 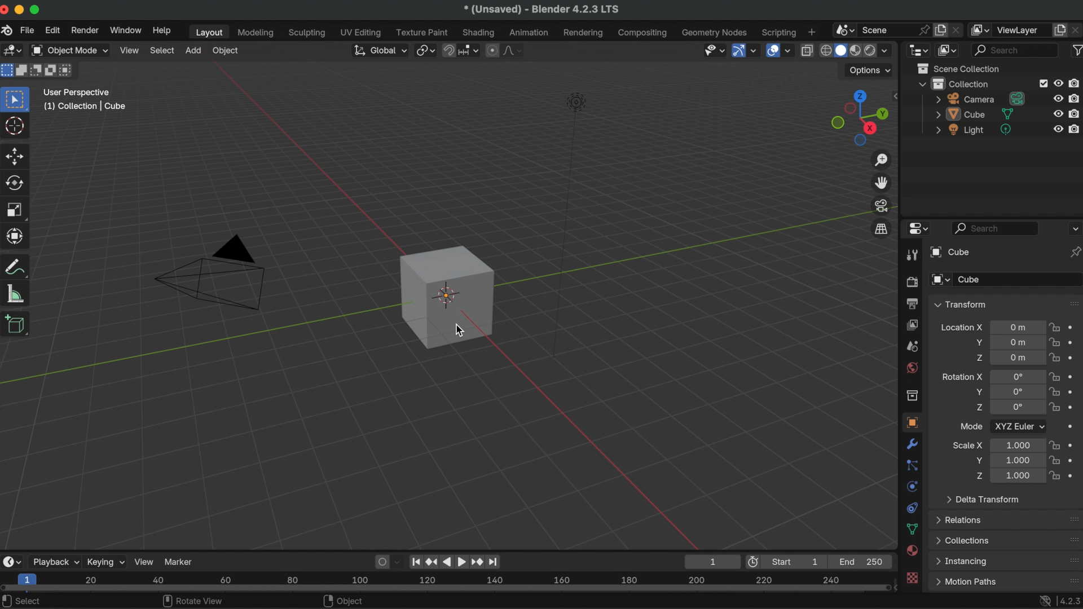 What do you see at coordinates (459, 330) in the screenshot?
I see `cursor` at bounding box center [459, 330].